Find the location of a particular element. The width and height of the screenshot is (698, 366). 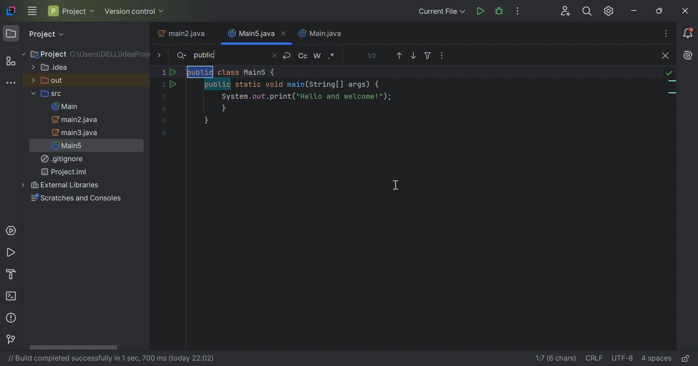

.gitignore is located at coordinates (63, 159).